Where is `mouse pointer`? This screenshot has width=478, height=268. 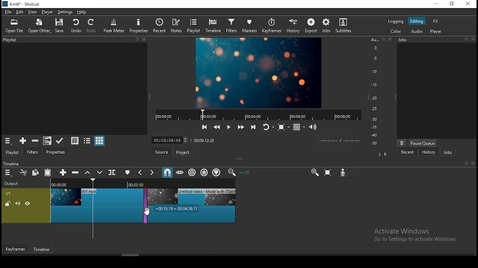
mouse pointer is located at coordinates (148, 212).